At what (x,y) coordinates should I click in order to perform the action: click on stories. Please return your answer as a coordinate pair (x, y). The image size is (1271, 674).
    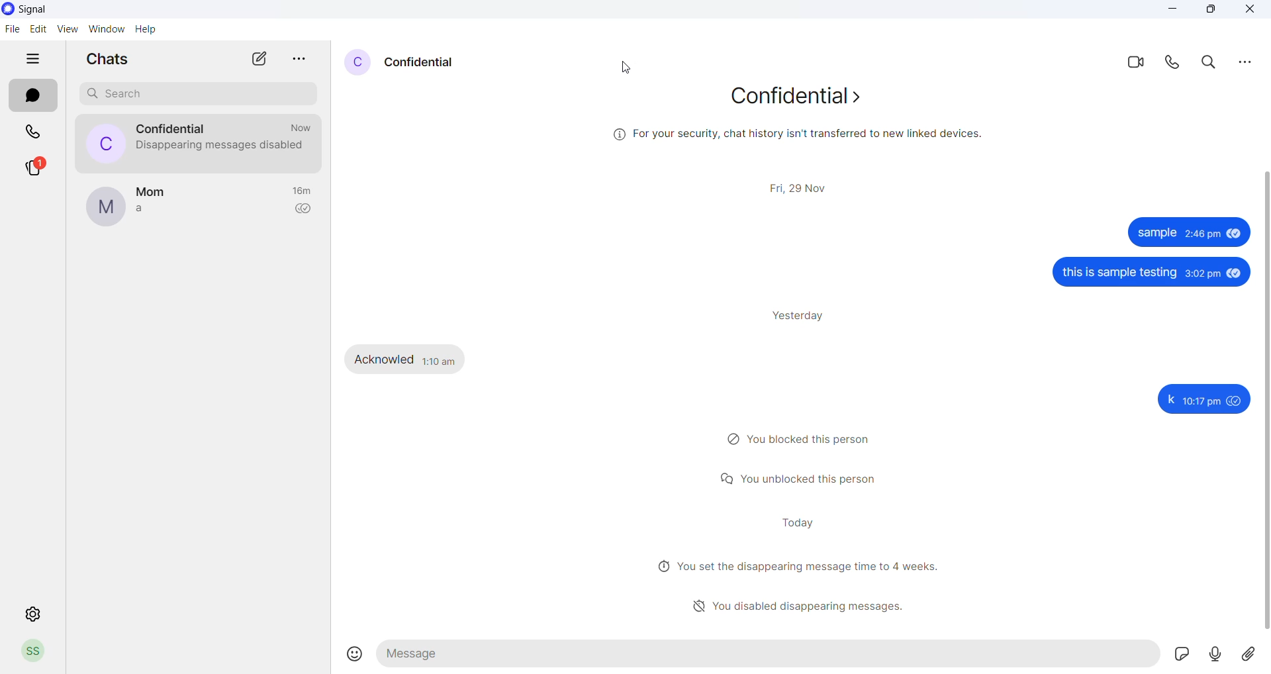
    Looking at the image, I should click on (34, 167).